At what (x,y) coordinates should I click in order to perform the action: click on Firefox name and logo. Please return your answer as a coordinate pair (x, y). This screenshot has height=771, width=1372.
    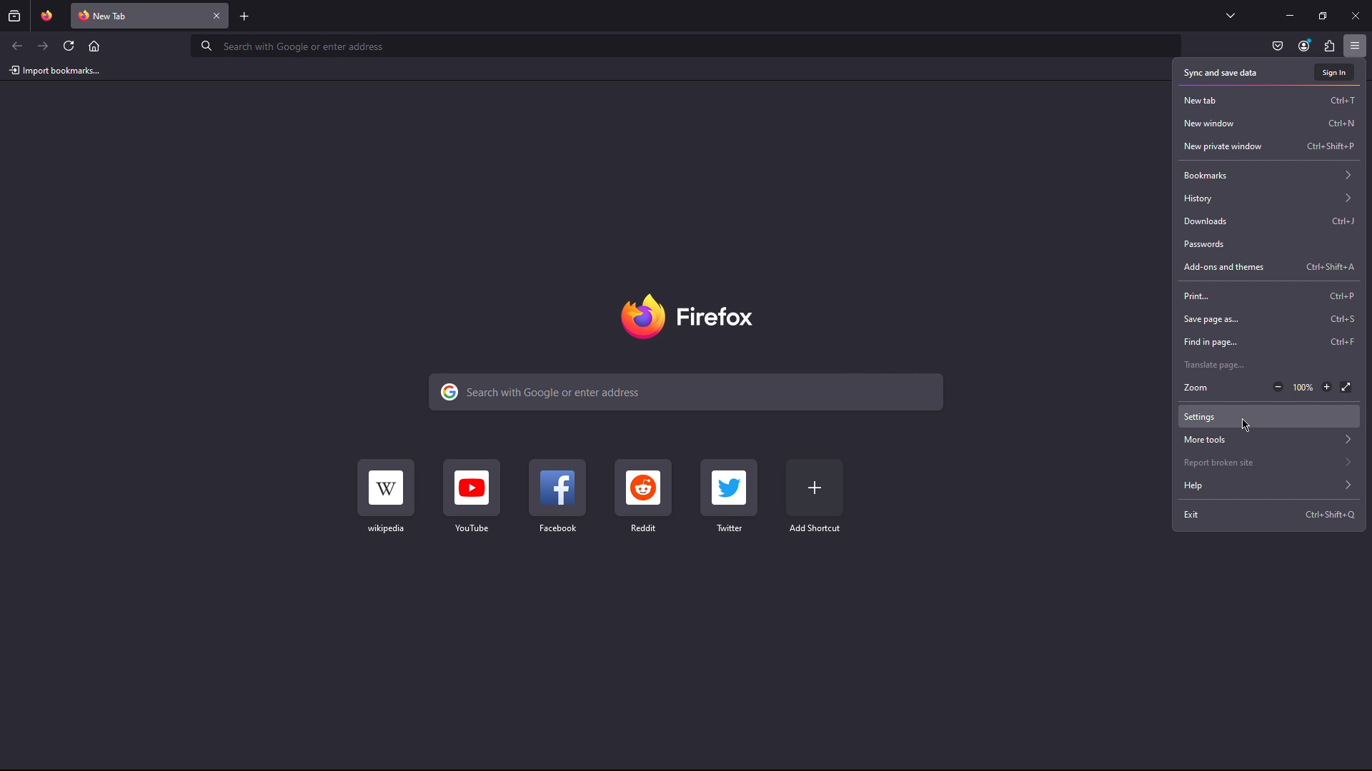
    Looking at the image, I should click on (687, 316).